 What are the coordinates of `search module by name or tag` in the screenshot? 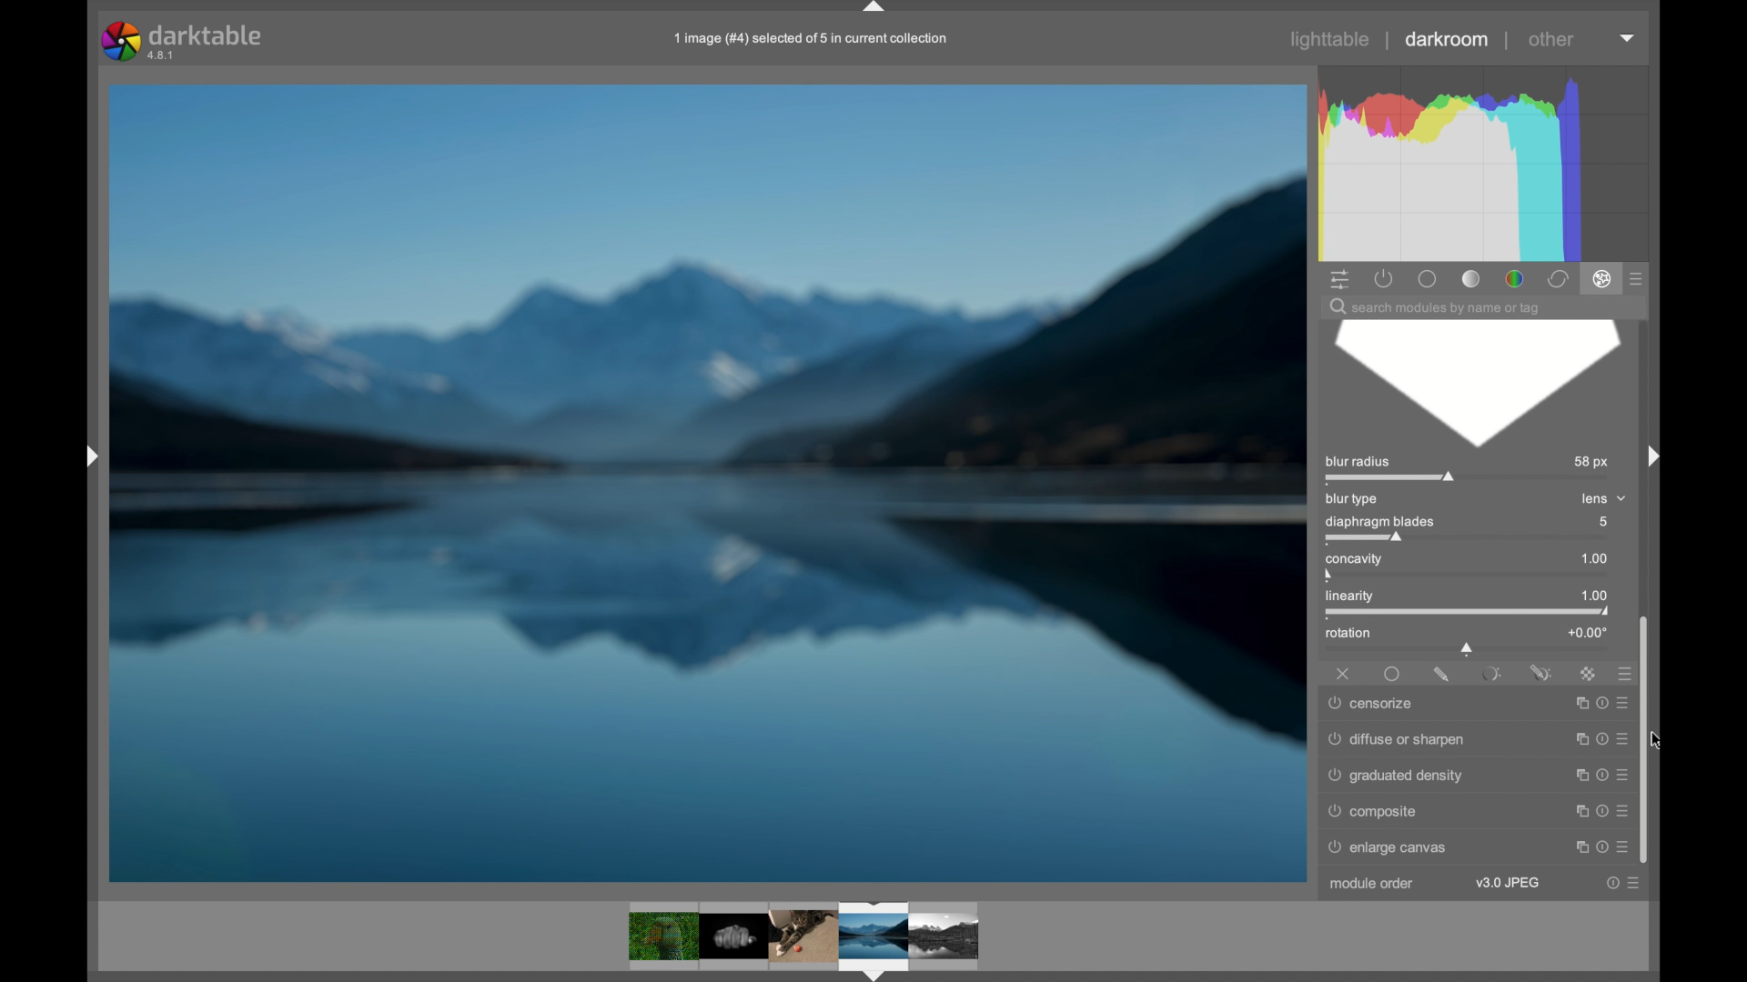 It's located at (1435, 307).